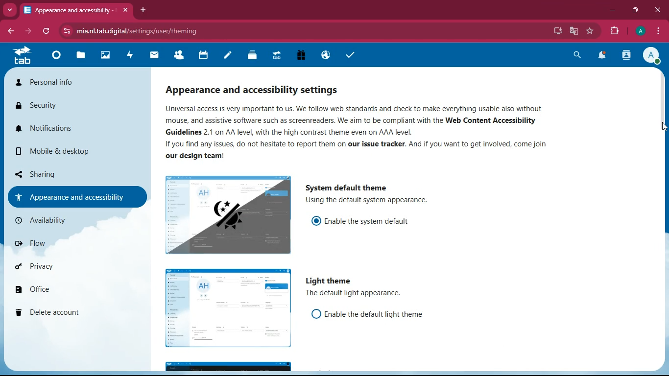 This screenshot has height=376, width=669. I want to click on maximize, so click(637, 9).